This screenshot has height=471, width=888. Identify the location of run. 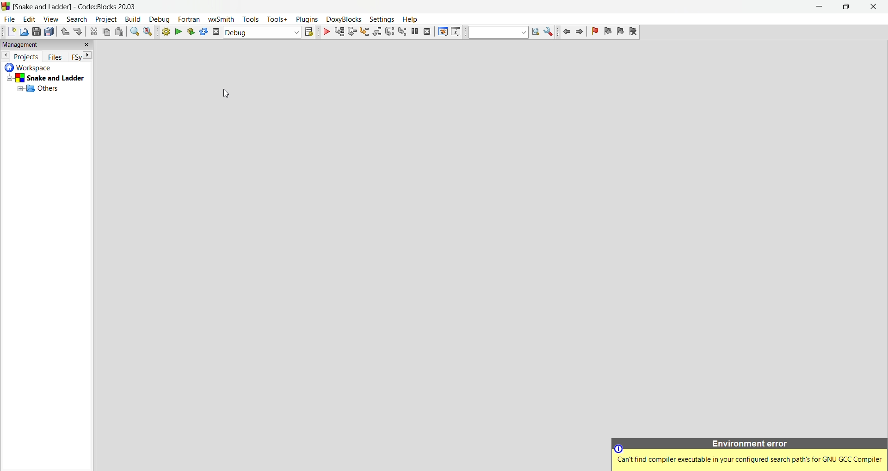
(179, 32).